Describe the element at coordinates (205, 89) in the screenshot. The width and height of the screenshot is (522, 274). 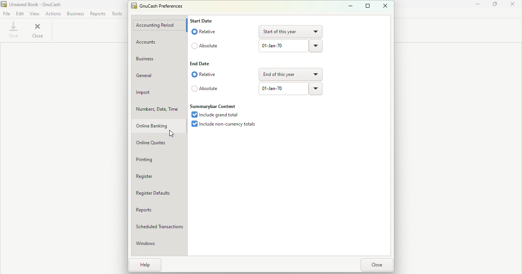
I see `Absolute` at that location.